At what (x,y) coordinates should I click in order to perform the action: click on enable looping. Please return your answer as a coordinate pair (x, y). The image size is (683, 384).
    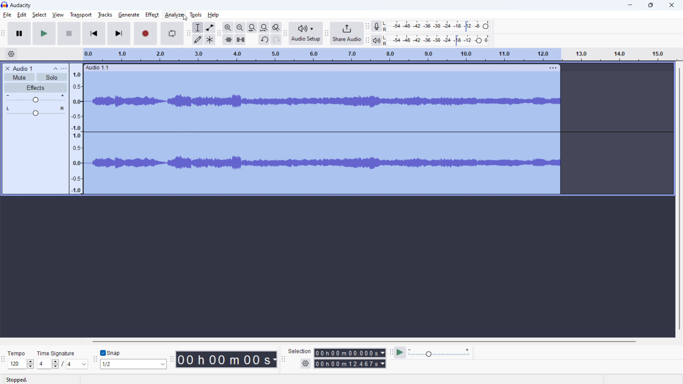
    Looking at the image, I should click on (172, 33).